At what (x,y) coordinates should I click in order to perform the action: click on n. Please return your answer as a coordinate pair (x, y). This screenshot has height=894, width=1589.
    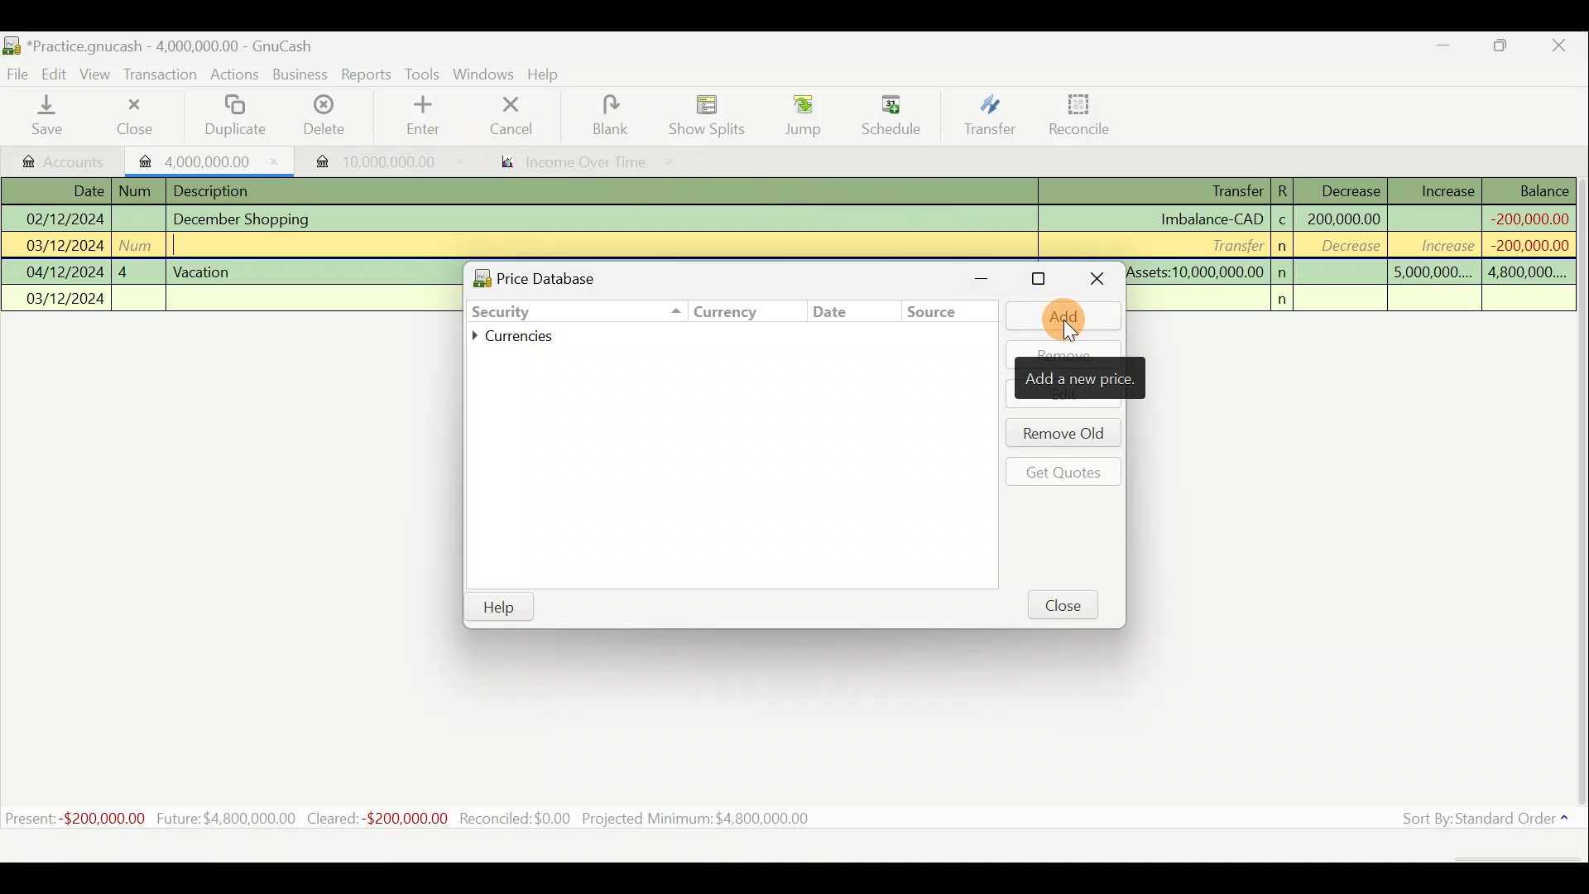
    Looking at the image, I should click on (1284, 272).